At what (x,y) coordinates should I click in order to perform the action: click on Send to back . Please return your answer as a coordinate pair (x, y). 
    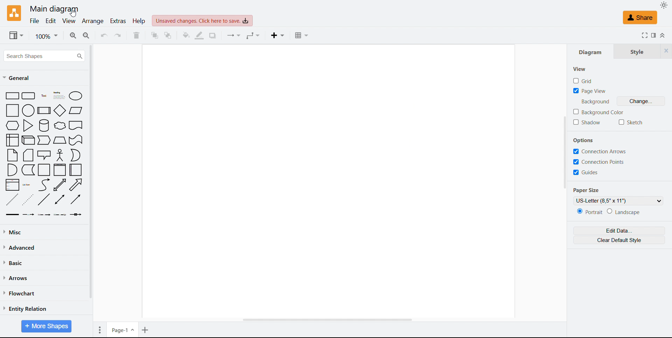
    Looking at the image, I should click on (169, 36).